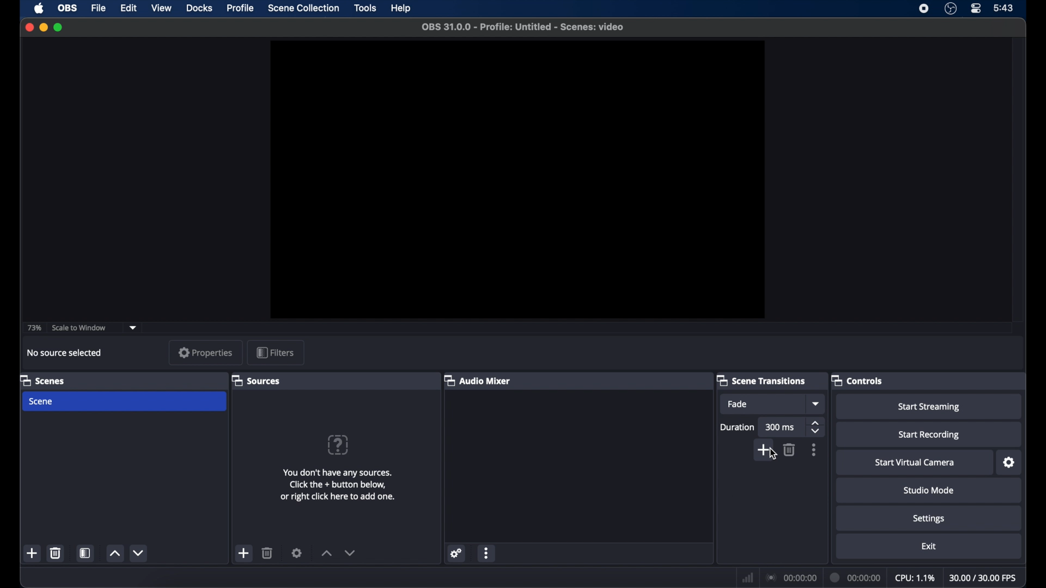 This screenshot has width=1046, height=588. What do you see at coordinates (199, 9) in the screenshot?
I see `docks` at bounding box center [199, 9].